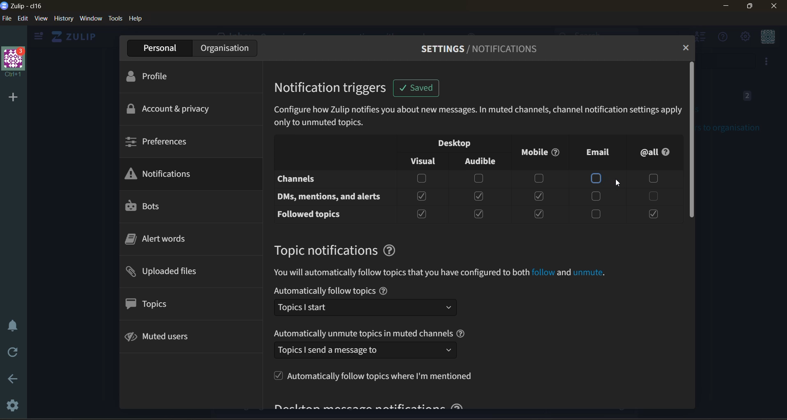  Describe the element at coordinates (422, 196) in the screenshot. I see `checkbox` at that location.